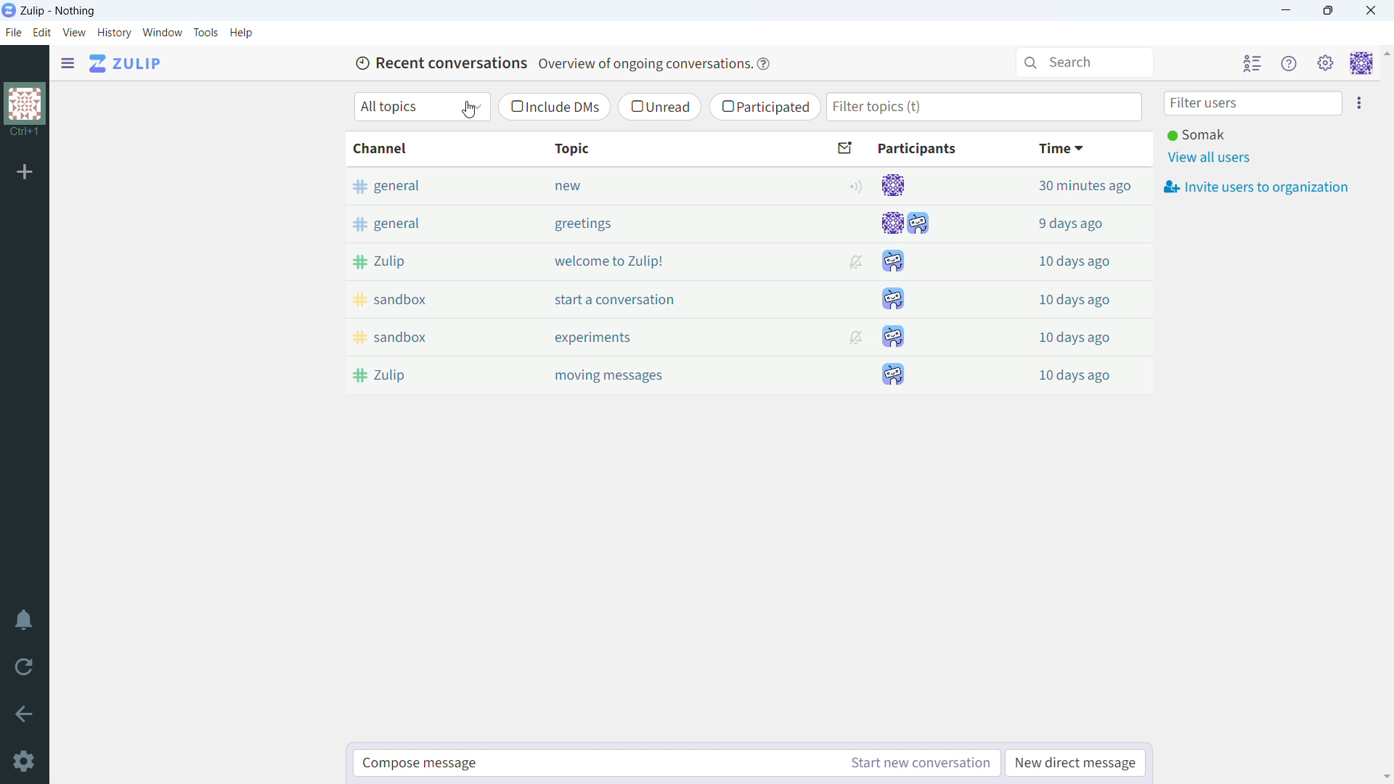 This screenshot has width=1394, height=784. What do you see at coordinates (13, 33) in the screenshot?
I see `file` at bounding box center [13, 33].